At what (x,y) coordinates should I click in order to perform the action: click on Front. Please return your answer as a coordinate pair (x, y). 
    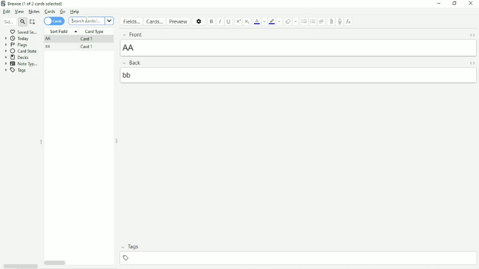
    Looking at the image, I should click on (290, 34).